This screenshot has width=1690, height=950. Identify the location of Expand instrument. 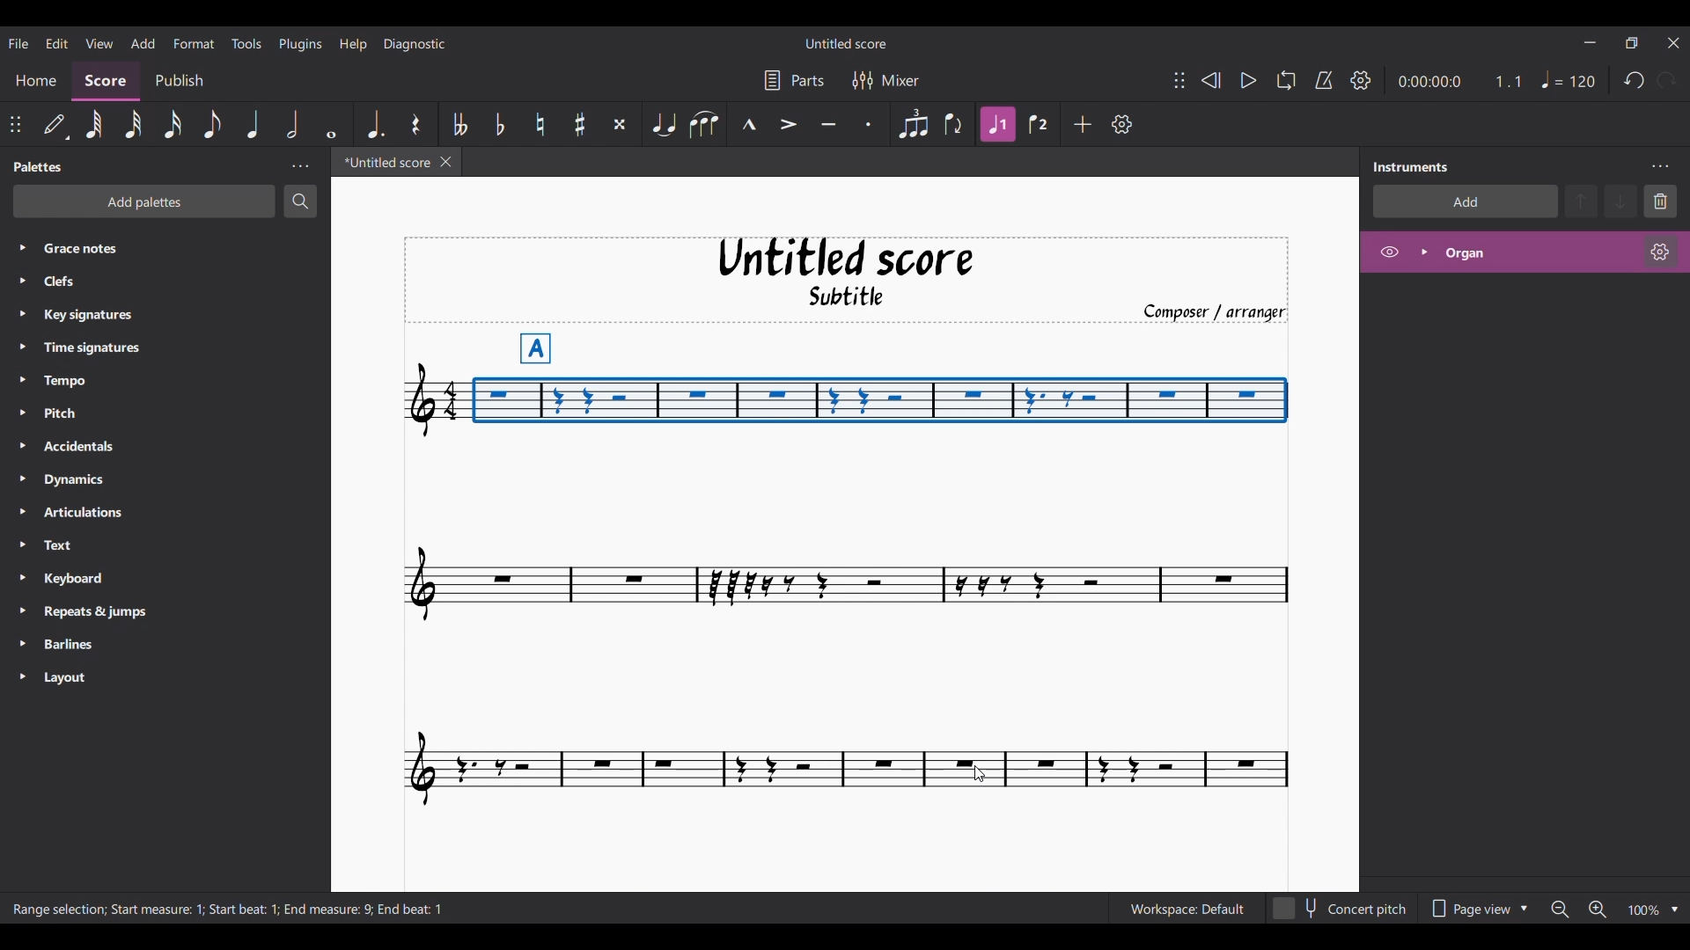
(1424, 252).